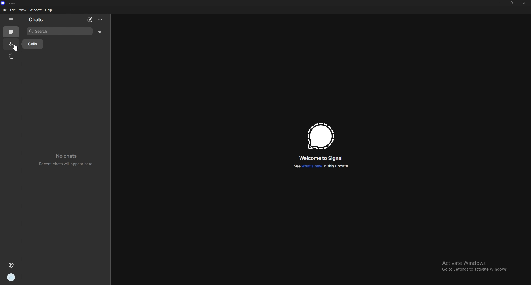 The image size is (531, 285). I want to click on hide tab, so click(12, 20).